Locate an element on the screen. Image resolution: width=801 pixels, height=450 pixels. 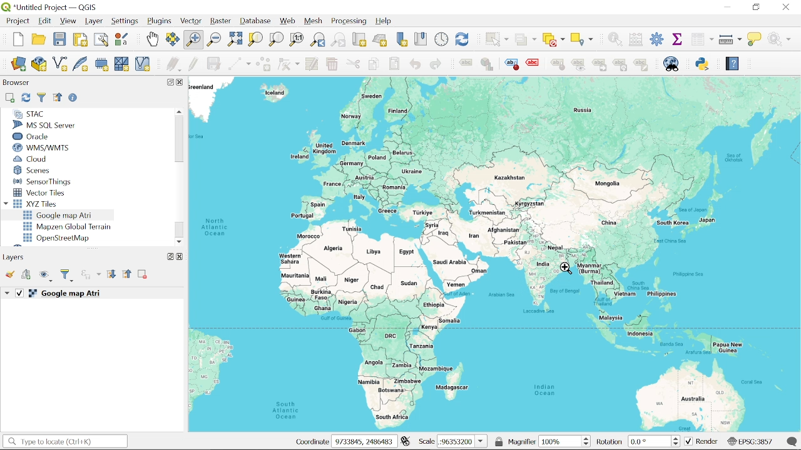
Delete selected is located at coordinates (331, 65).